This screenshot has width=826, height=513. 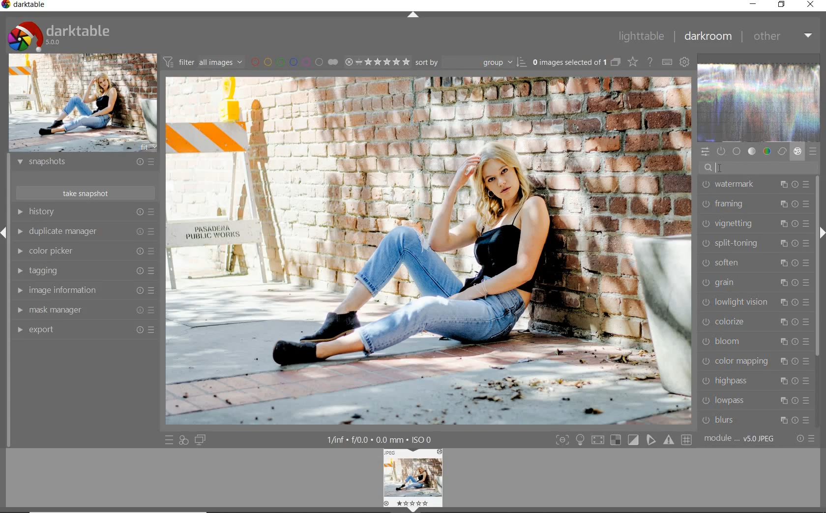 I want to click on tagging, so click(x=85, y=270).